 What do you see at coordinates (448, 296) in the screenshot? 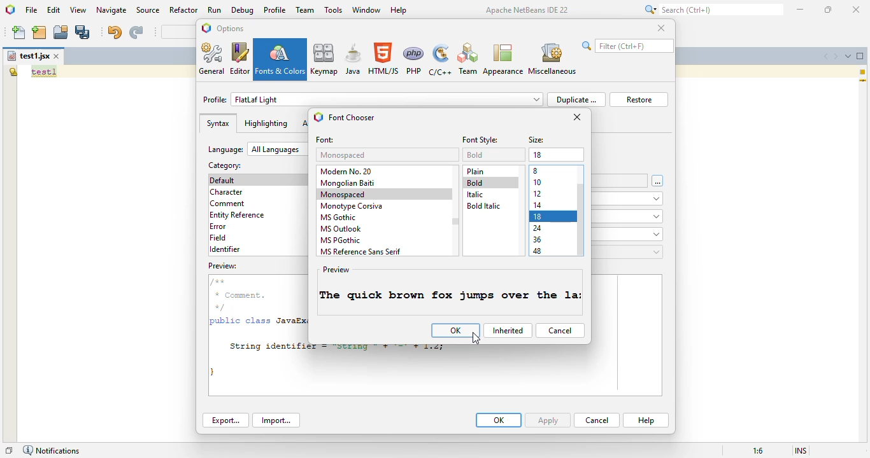
I see `font size changed to 18` at bounding box center [448, 296].